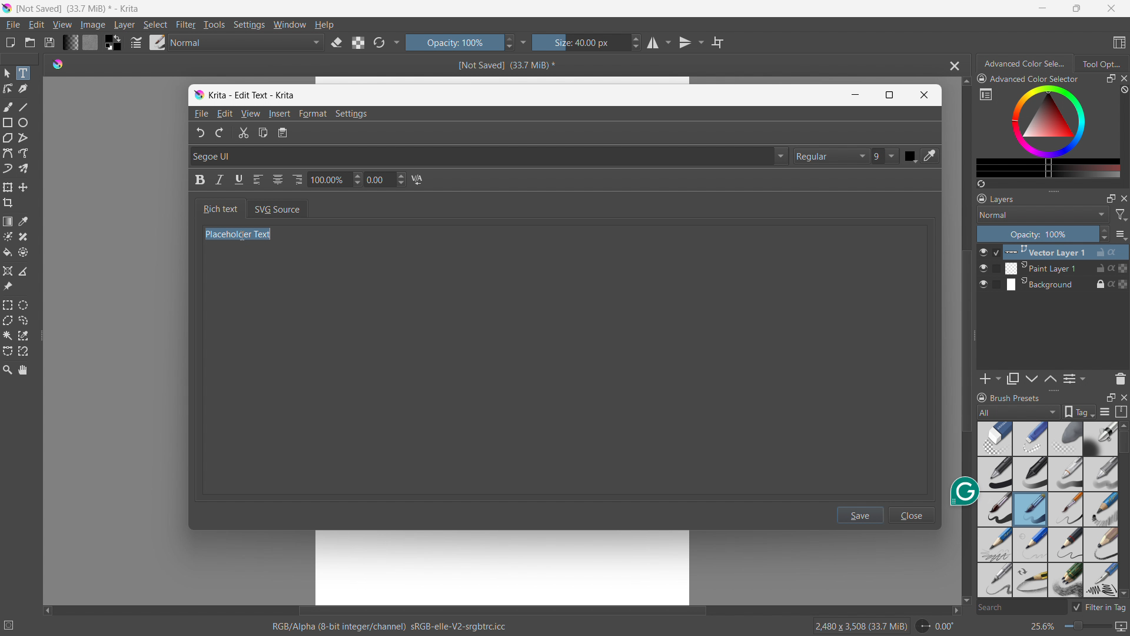  What do you see at coordinates (1048, 168) in the screenshot?
I see `more colors` at bounding box center [1048, 168].